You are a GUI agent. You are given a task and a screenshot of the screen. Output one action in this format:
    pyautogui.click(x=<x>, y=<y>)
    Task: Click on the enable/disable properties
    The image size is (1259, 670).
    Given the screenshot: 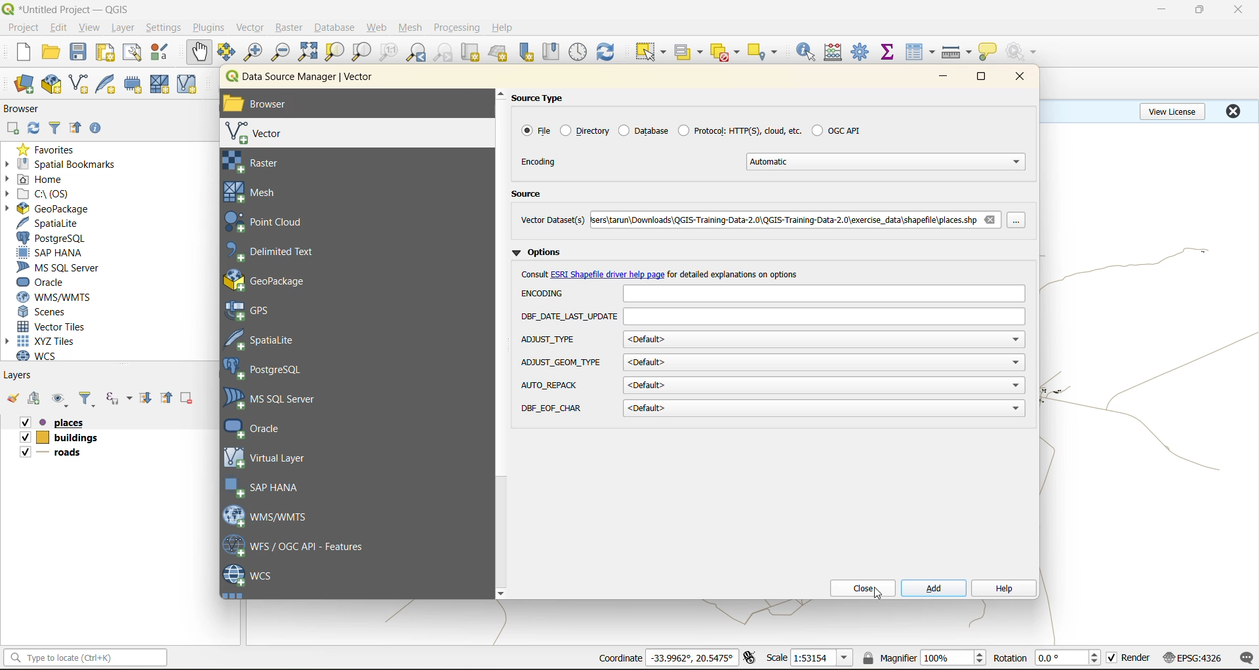 What is the action you would take?
    pyautogui.click(x=99, y=131)
    